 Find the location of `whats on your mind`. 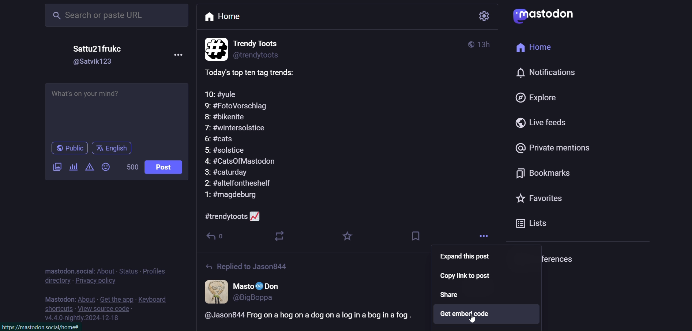

whats on your mind is located at coordinates (117, 108).